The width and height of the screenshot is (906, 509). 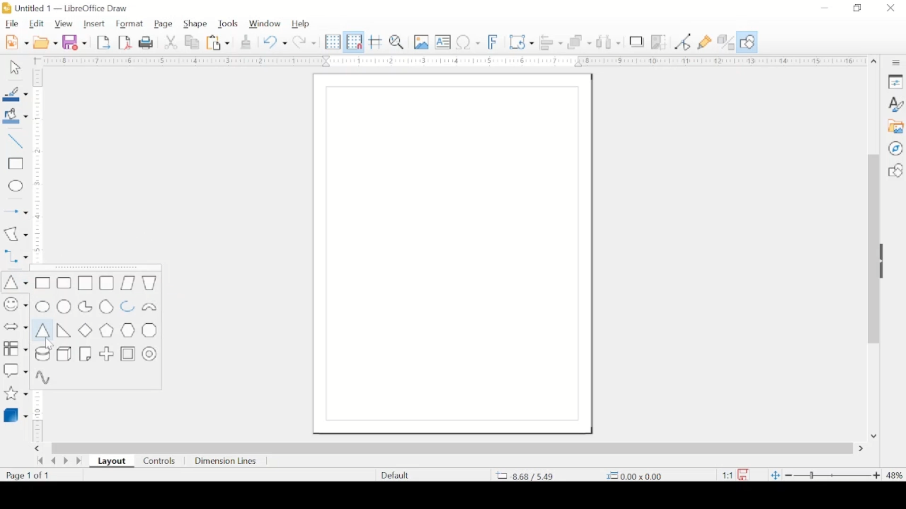 What do you see at coordinates (705, 42) in the screenshot?
I see `show gluepoint functions` at bounding box center [705, 42].